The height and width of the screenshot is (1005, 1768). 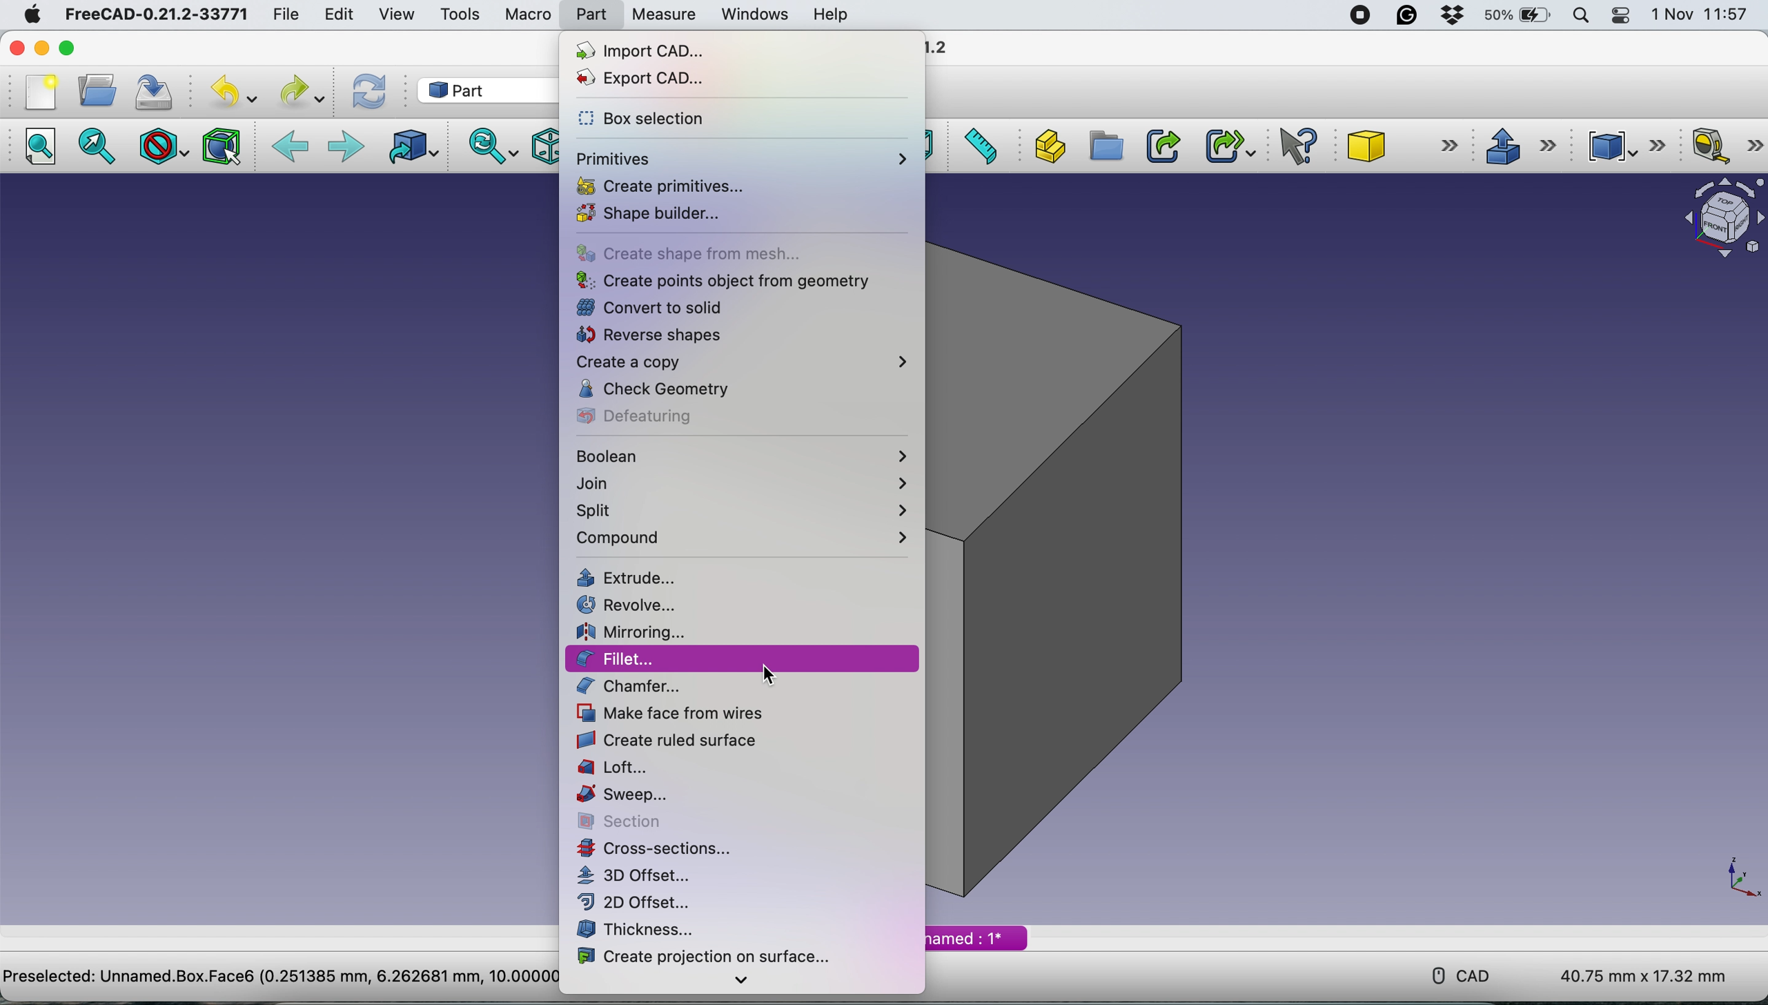 I want to click on project name and details - preselected: Unnamed.Box.Face6 (0.251385 mm, 6.262681 mm, 10.000000 mm), so click(x=277, y=975).